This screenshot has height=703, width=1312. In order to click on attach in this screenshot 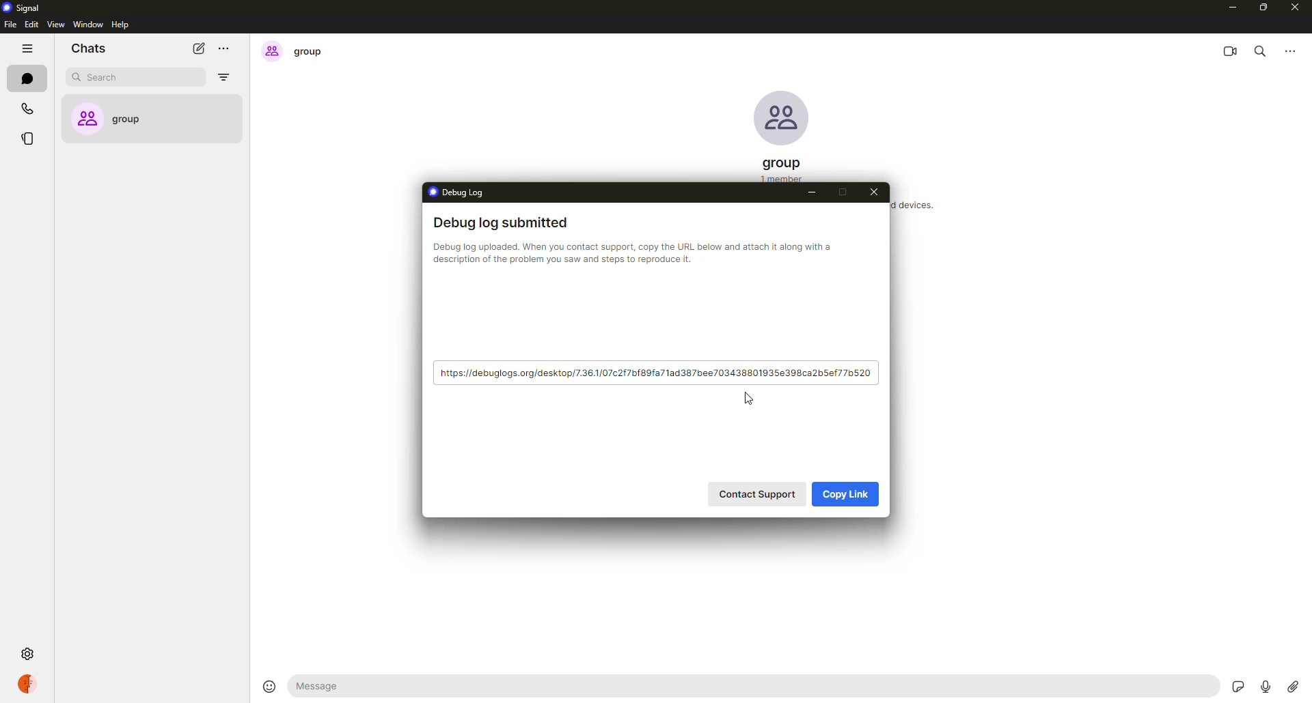, I will do `click(1292, 687)`.